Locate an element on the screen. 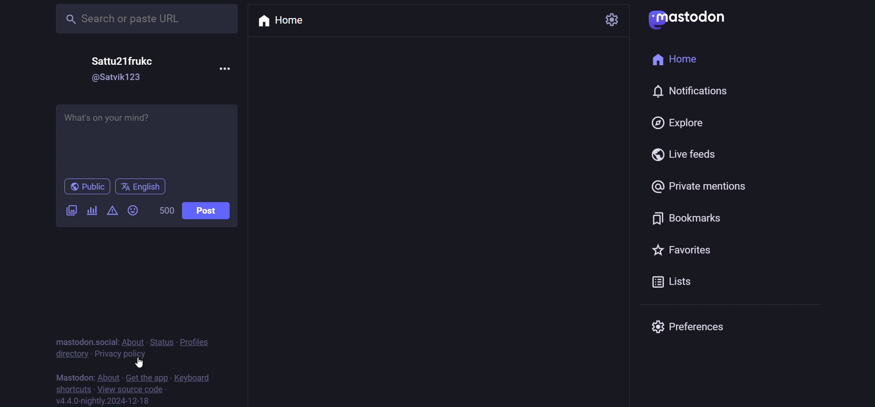 The image size is (875, 407). preferences is located at coordinates (694, 324).